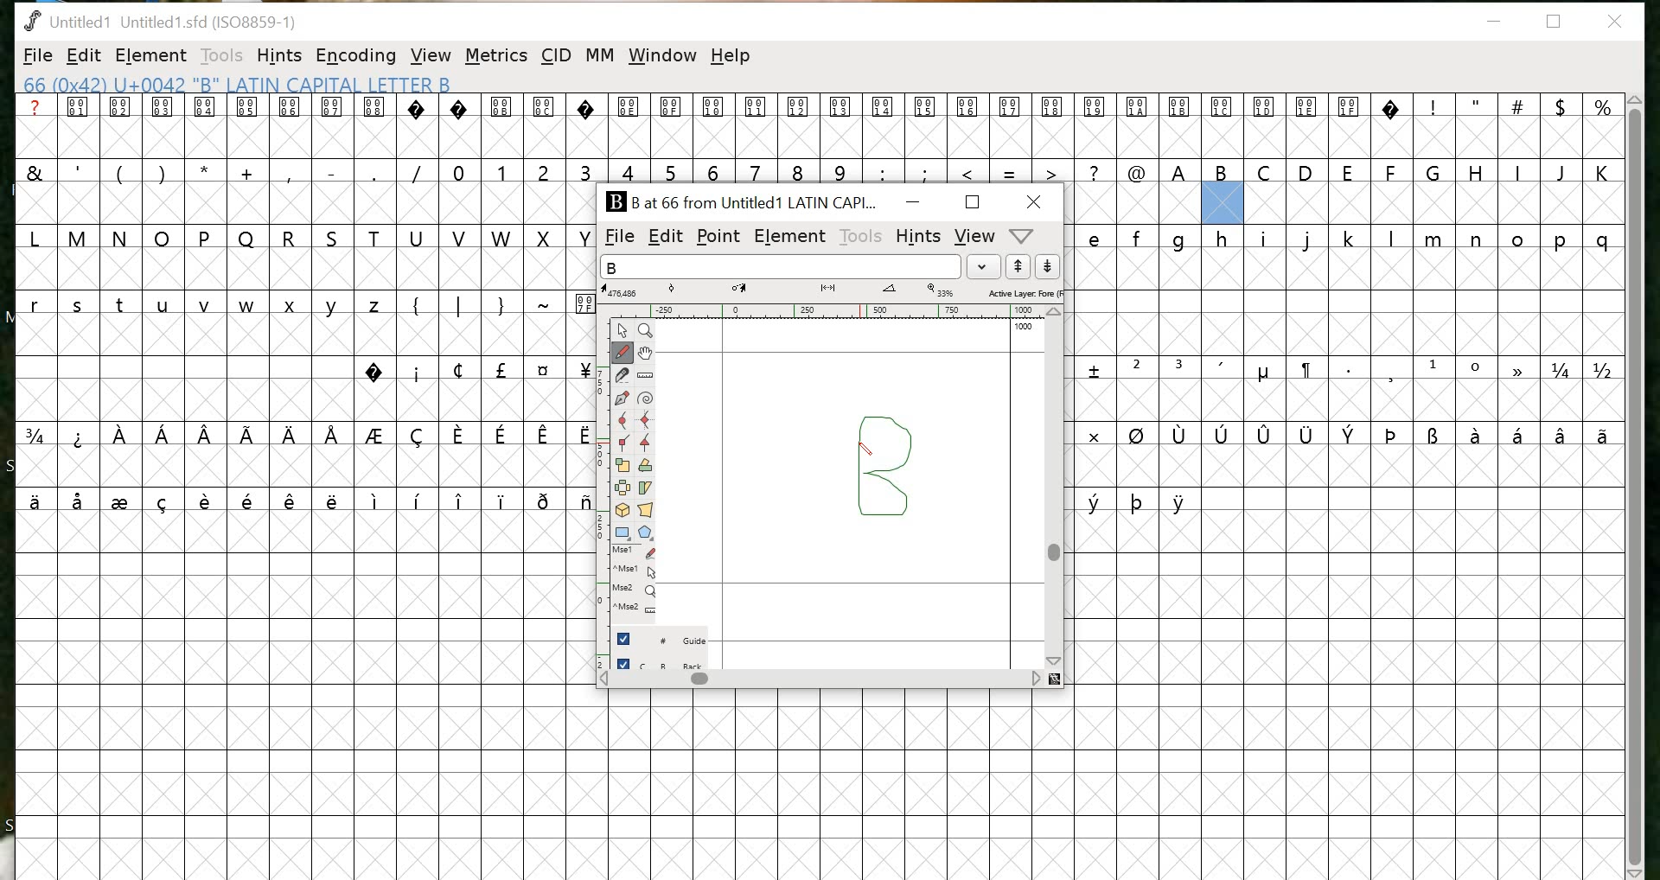 This screenshot has width=1660, height=880. Describe the element at coordinates (356, 55) in the screenshot. I see `ENCODING` at that location.